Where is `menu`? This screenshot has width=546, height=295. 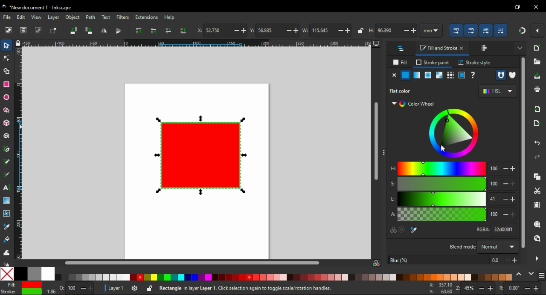 menu is located at coordinates (542, 275).